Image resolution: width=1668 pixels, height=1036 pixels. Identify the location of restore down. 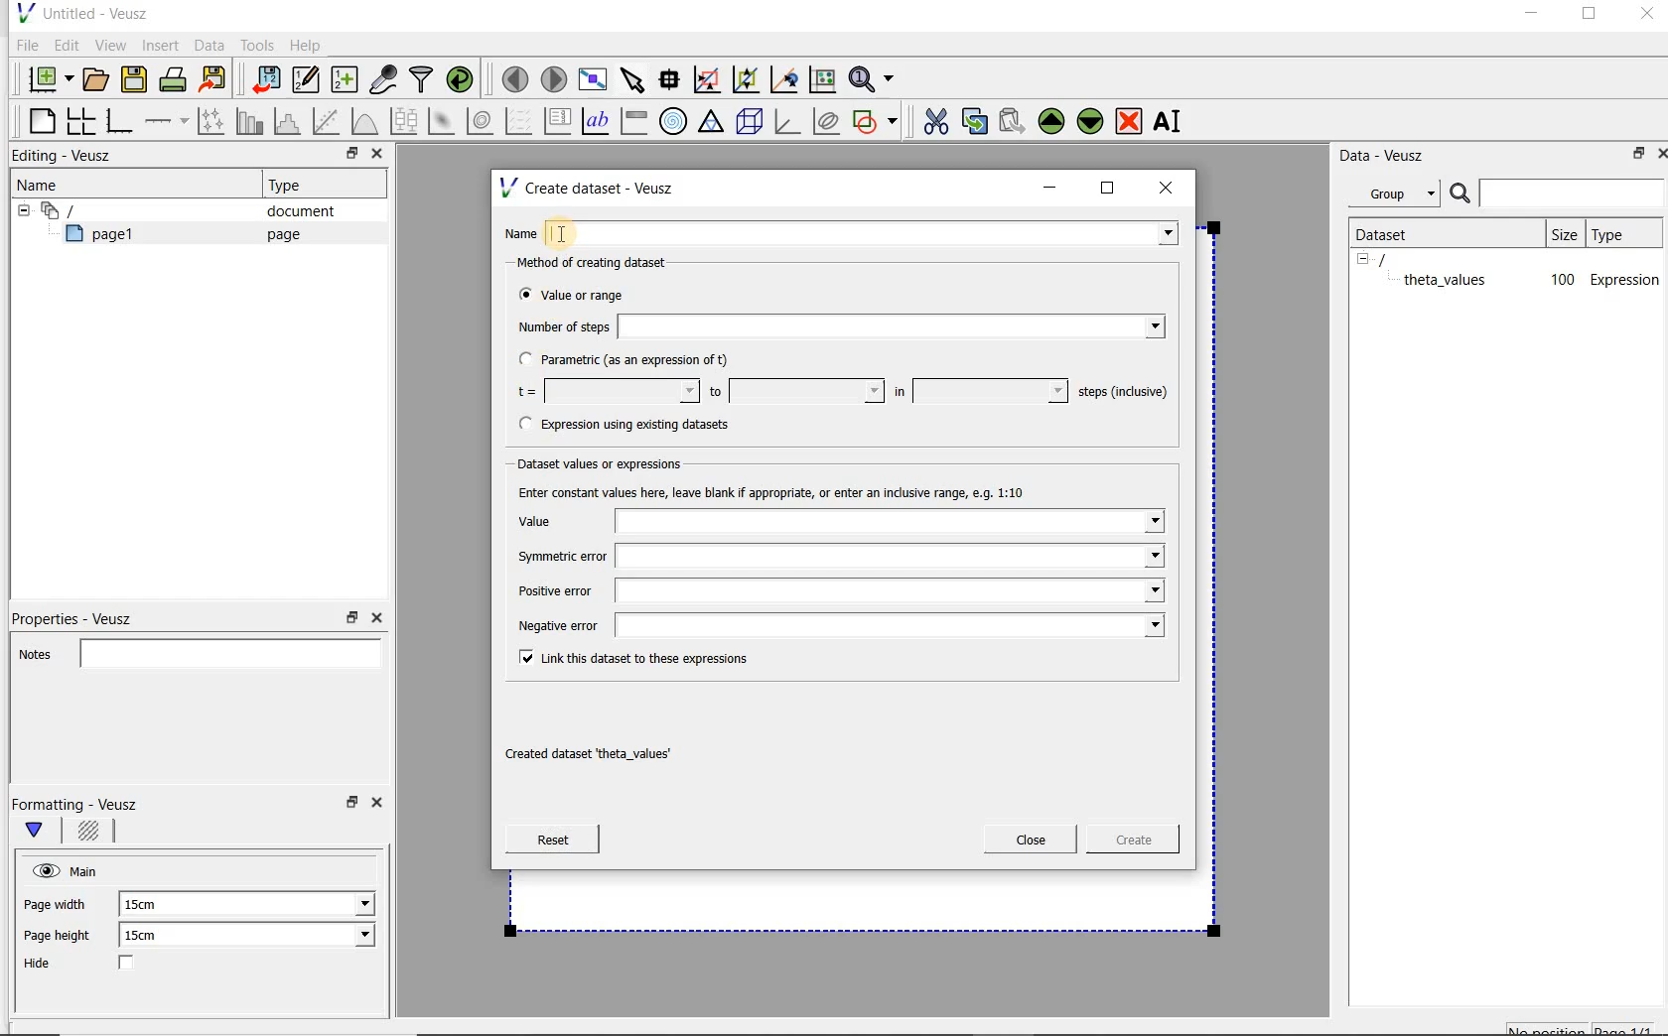
(347, 156).